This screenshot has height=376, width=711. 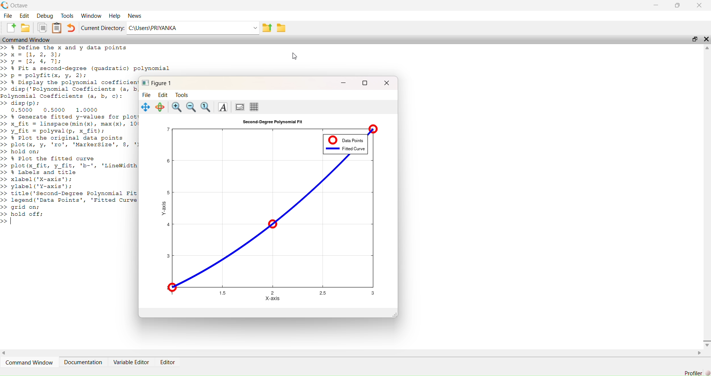 What do you see at coordinates (387, 83) in the screenshot?
I see `Close` at bounding box center [387, 83].